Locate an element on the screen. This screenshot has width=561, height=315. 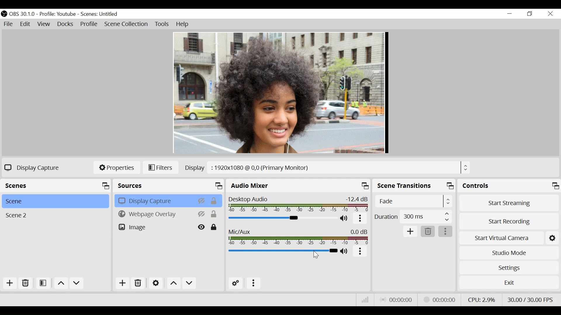
Settings is located at coordinates (508, 267).